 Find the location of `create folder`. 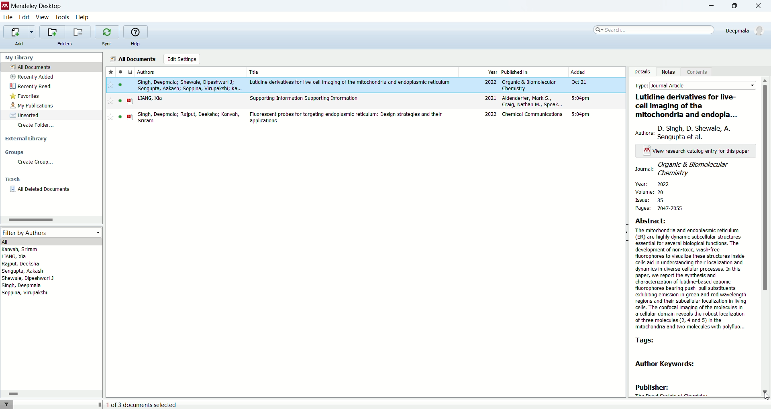

create folder is located at coordinates (37, 126).